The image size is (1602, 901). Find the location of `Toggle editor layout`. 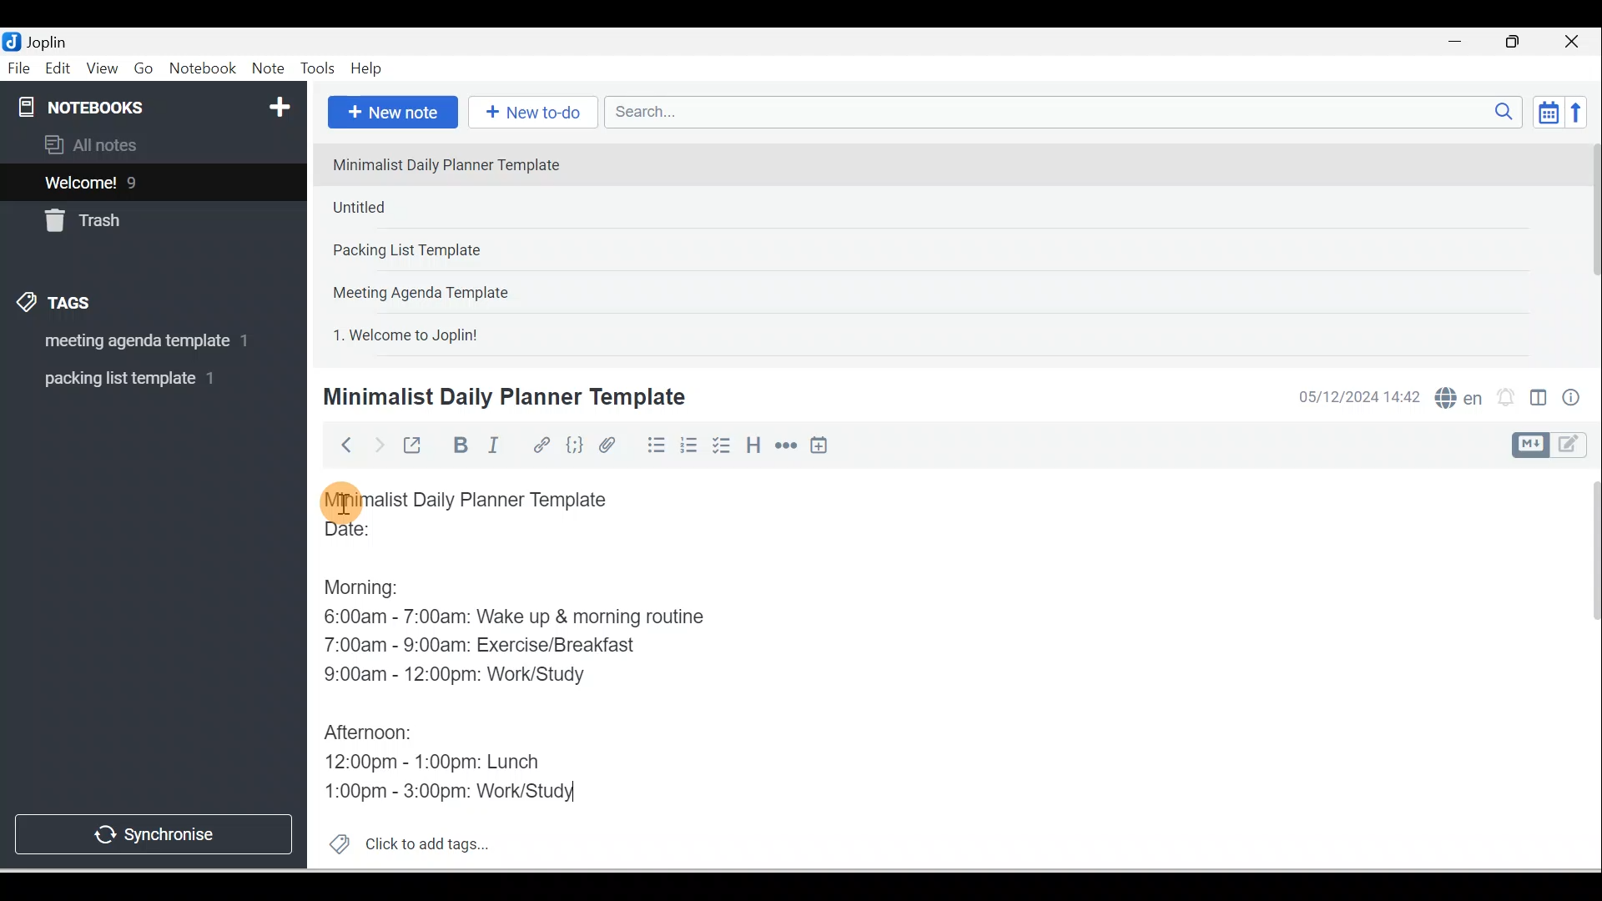

Toggle editor layout is located at coordinates (1555, 445).